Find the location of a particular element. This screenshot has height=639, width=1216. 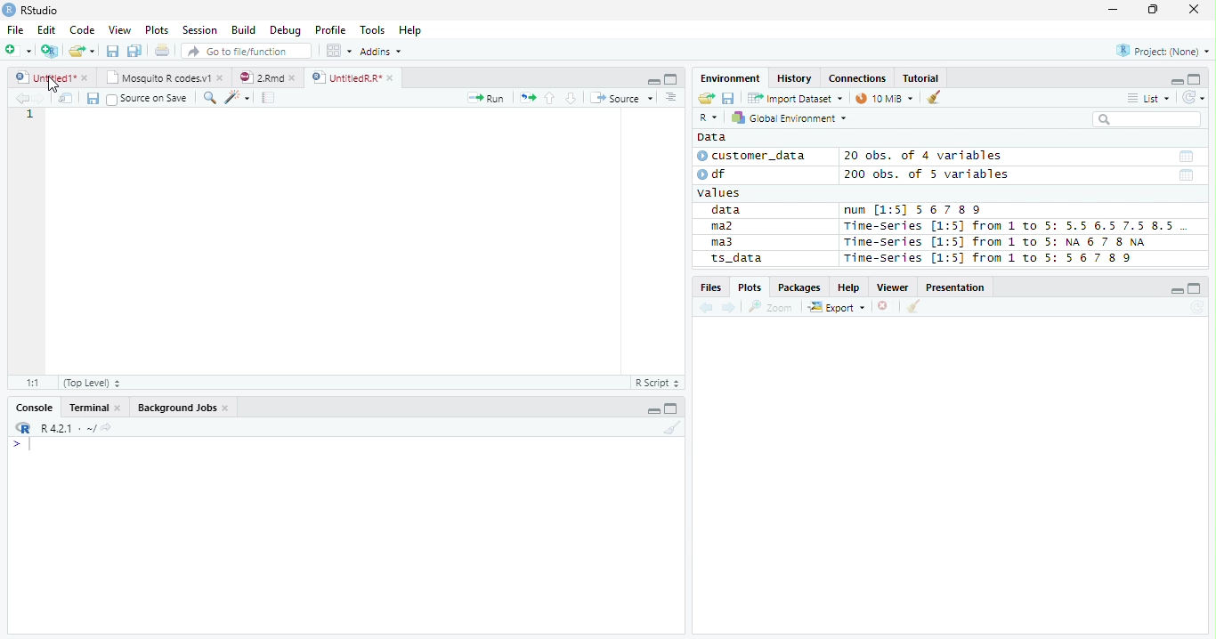

Save is located at coordinates (112, 50).